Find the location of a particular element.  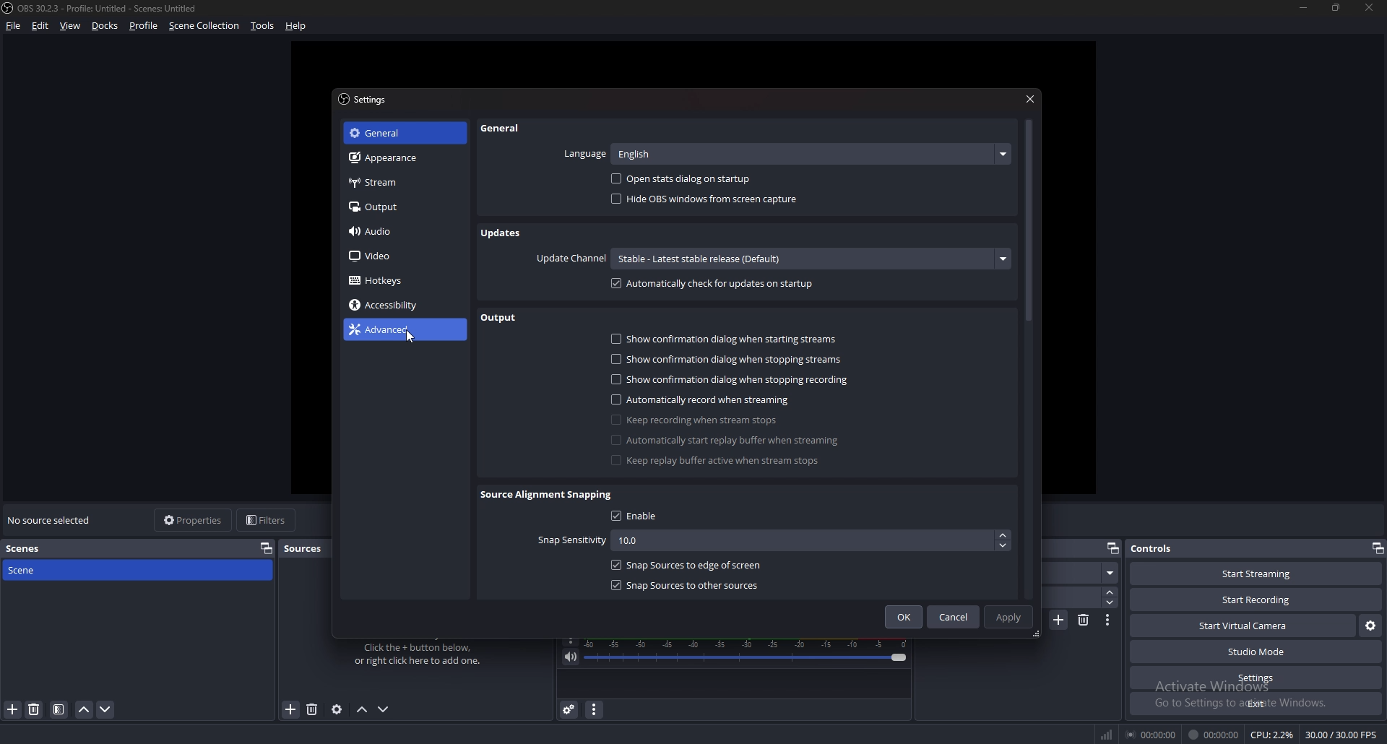

edit is located at coordinates (40, 25).